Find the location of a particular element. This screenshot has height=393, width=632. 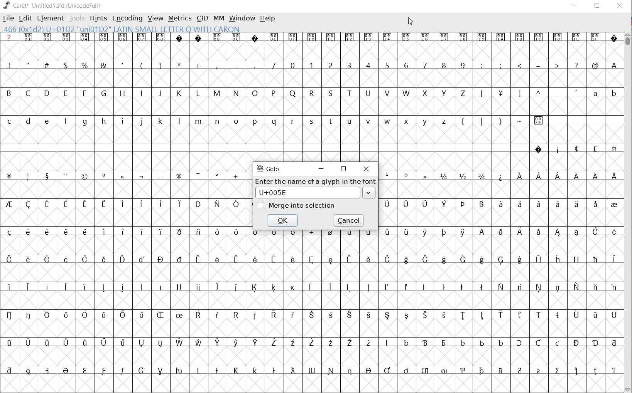

cancel is located at coordinates (348, 222).